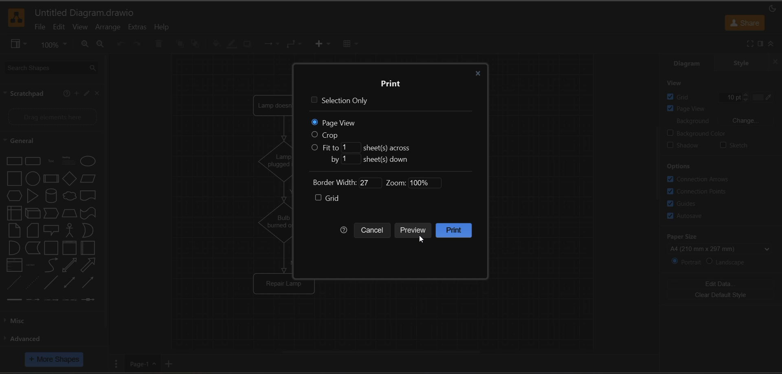 This screenshot has width=782, height=374. What do you see at coordinates (142, 363) in the screenshot?
I see `page` at bounding box center [142, 363].